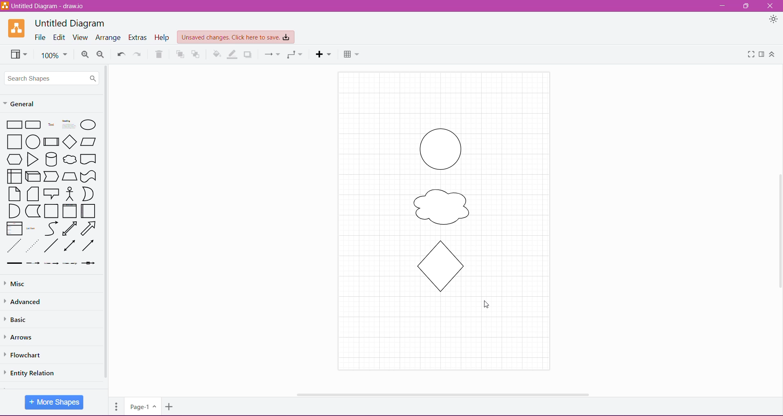 The image size is (783, 416). What do you see at coordinates (770, 6) in the screenshot?
I see `Close` at bounding box center [770, 6].